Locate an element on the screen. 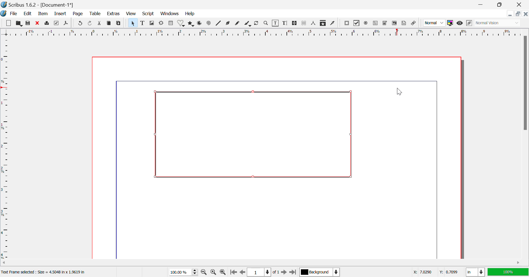 The height and width of the screenshot is (277, 529). Zoom 100% is located at coordinates (184, 272).